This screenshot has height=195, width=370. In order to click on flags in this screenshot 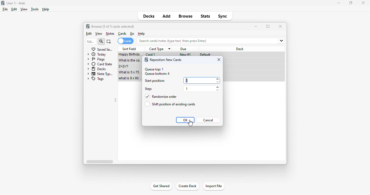, I will do `click(96, 59)`.